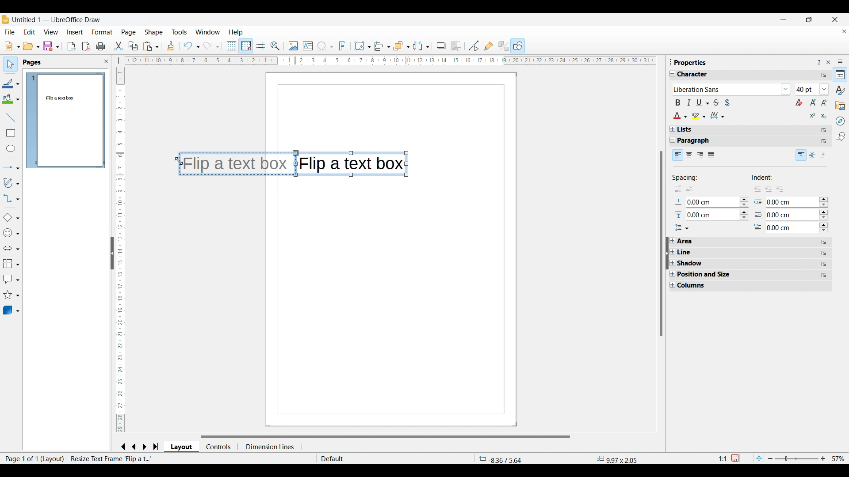  I want to click on Type in font options, so click(726, 90).